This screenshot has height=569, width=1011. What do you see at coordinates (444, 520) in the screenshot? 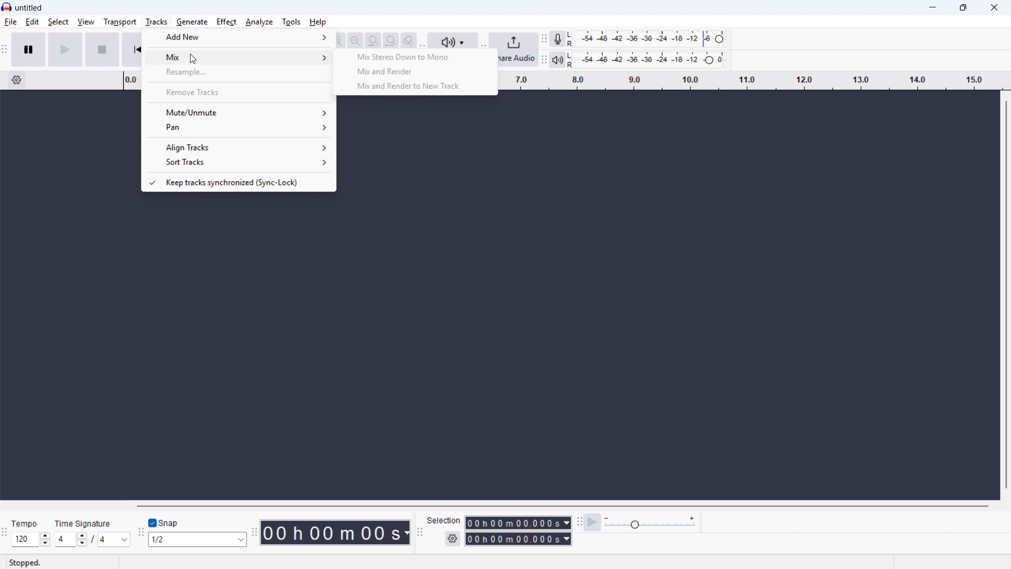
I see `selection` at bounding box center [444, 520].